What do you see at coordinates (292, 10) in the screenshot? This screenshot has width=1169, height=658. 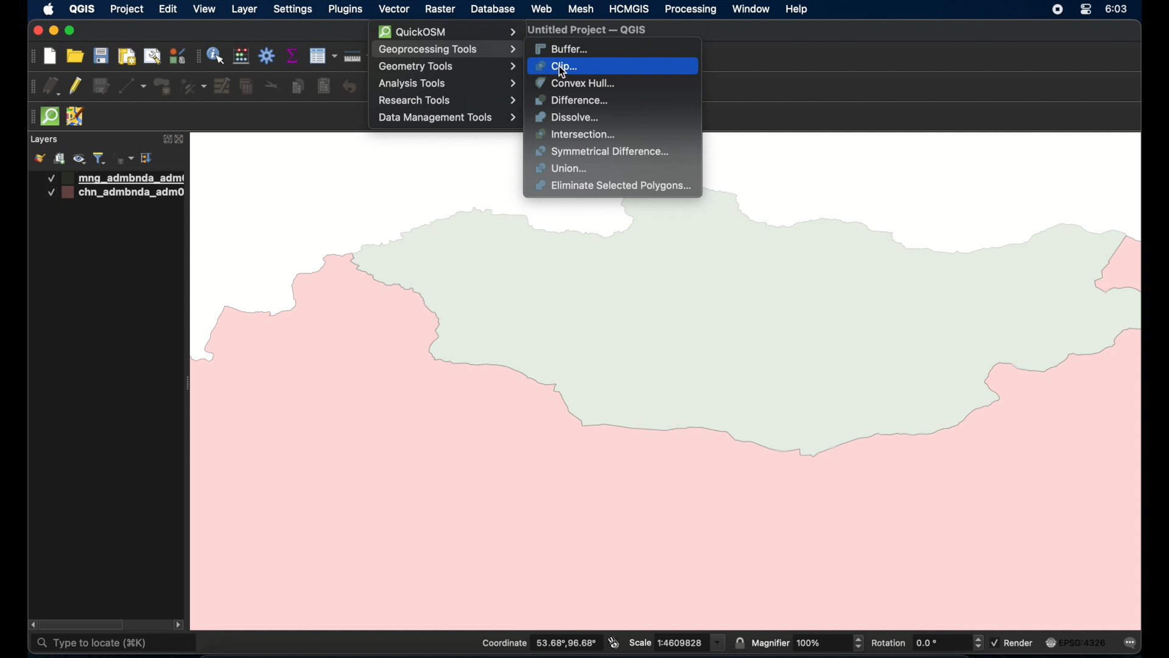 I see `settings` at bounding box center [292, 10].